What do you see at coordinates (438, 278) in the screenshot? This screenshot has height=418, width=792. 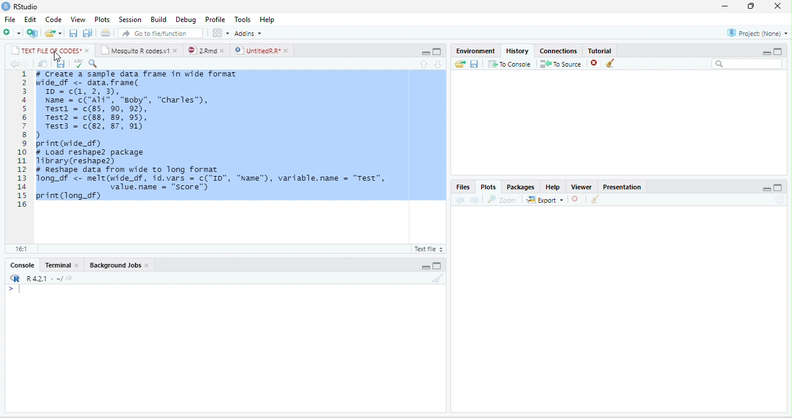 I see `clear` at bounding box center [438, 278].